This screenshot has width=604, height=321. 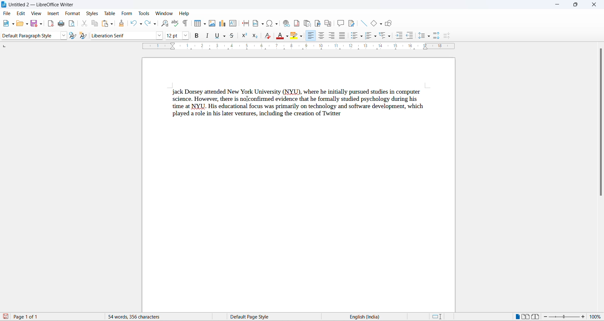 I want to click on form, so click(x=127, y=13).